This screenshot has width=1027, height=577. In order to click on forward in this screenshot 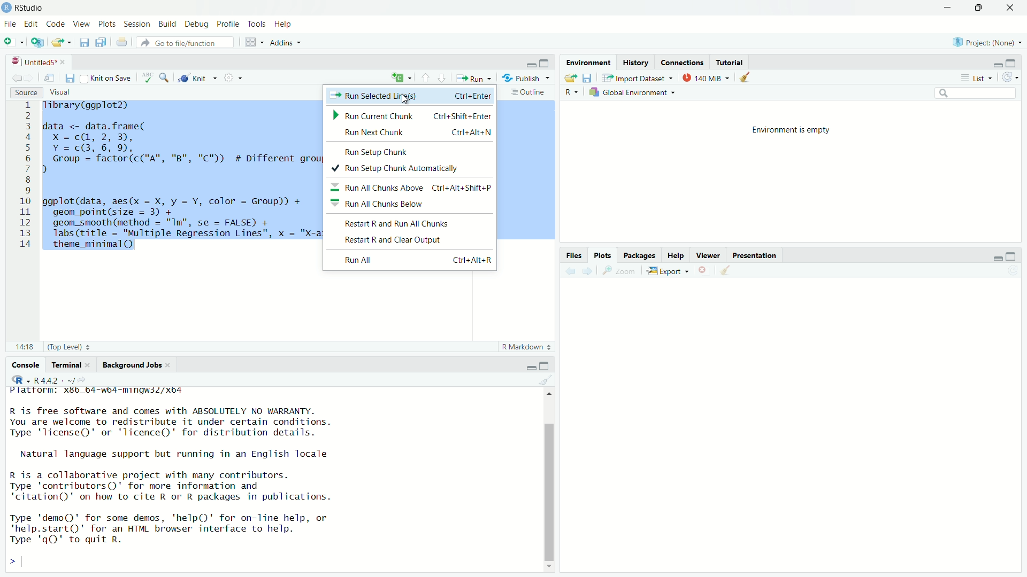, I will do `click(590, 270)`.